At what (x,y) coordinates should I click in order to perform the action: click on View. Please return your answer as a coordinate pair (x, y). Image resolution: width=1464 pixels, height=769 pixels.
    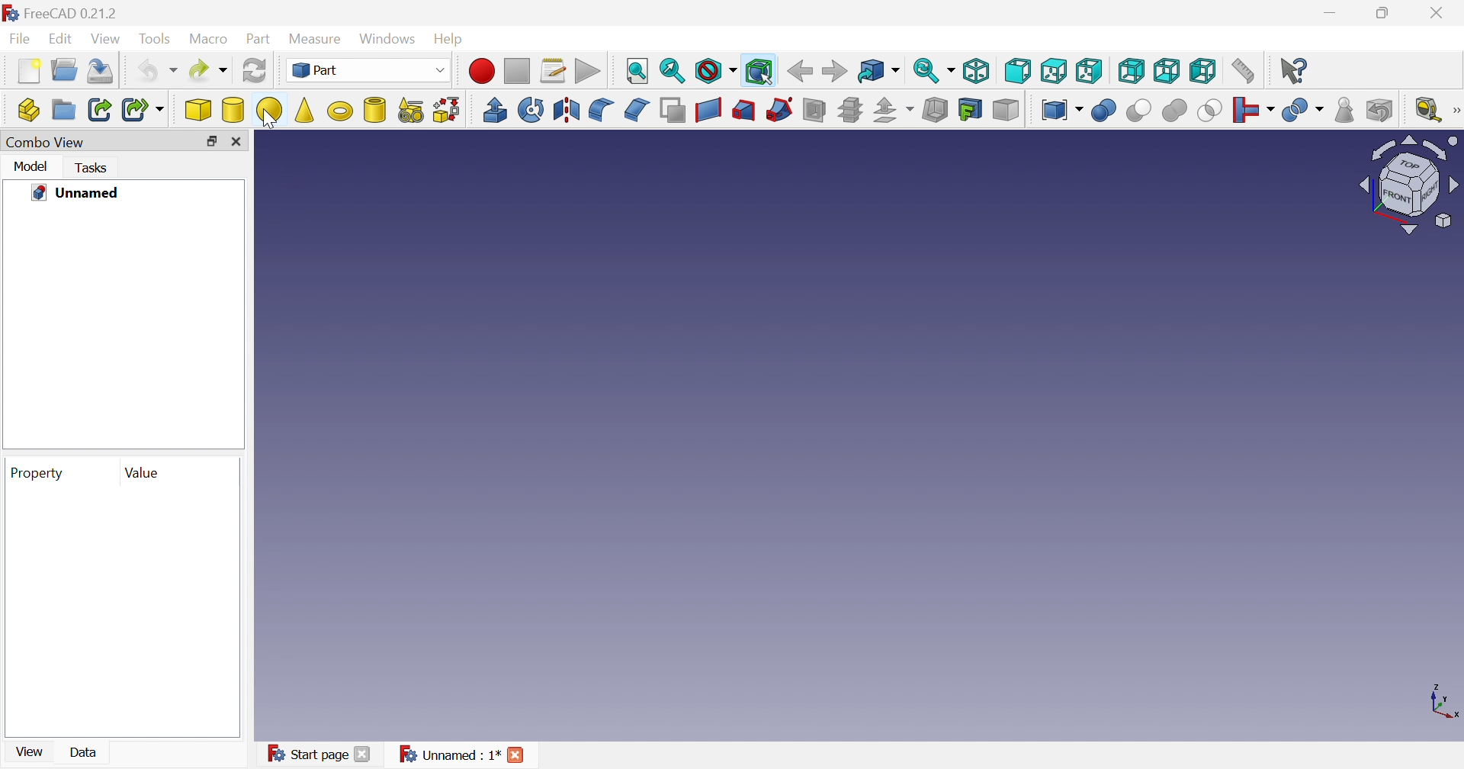
    Looking at the image, I should click on (31, 751).